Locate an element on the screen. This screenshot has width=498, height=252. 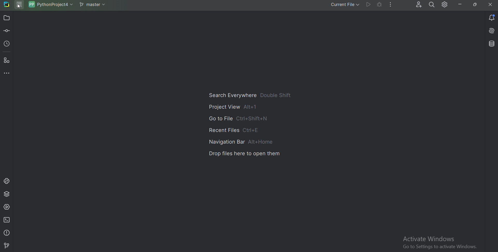
Debug is located at coordinates (380, 4).